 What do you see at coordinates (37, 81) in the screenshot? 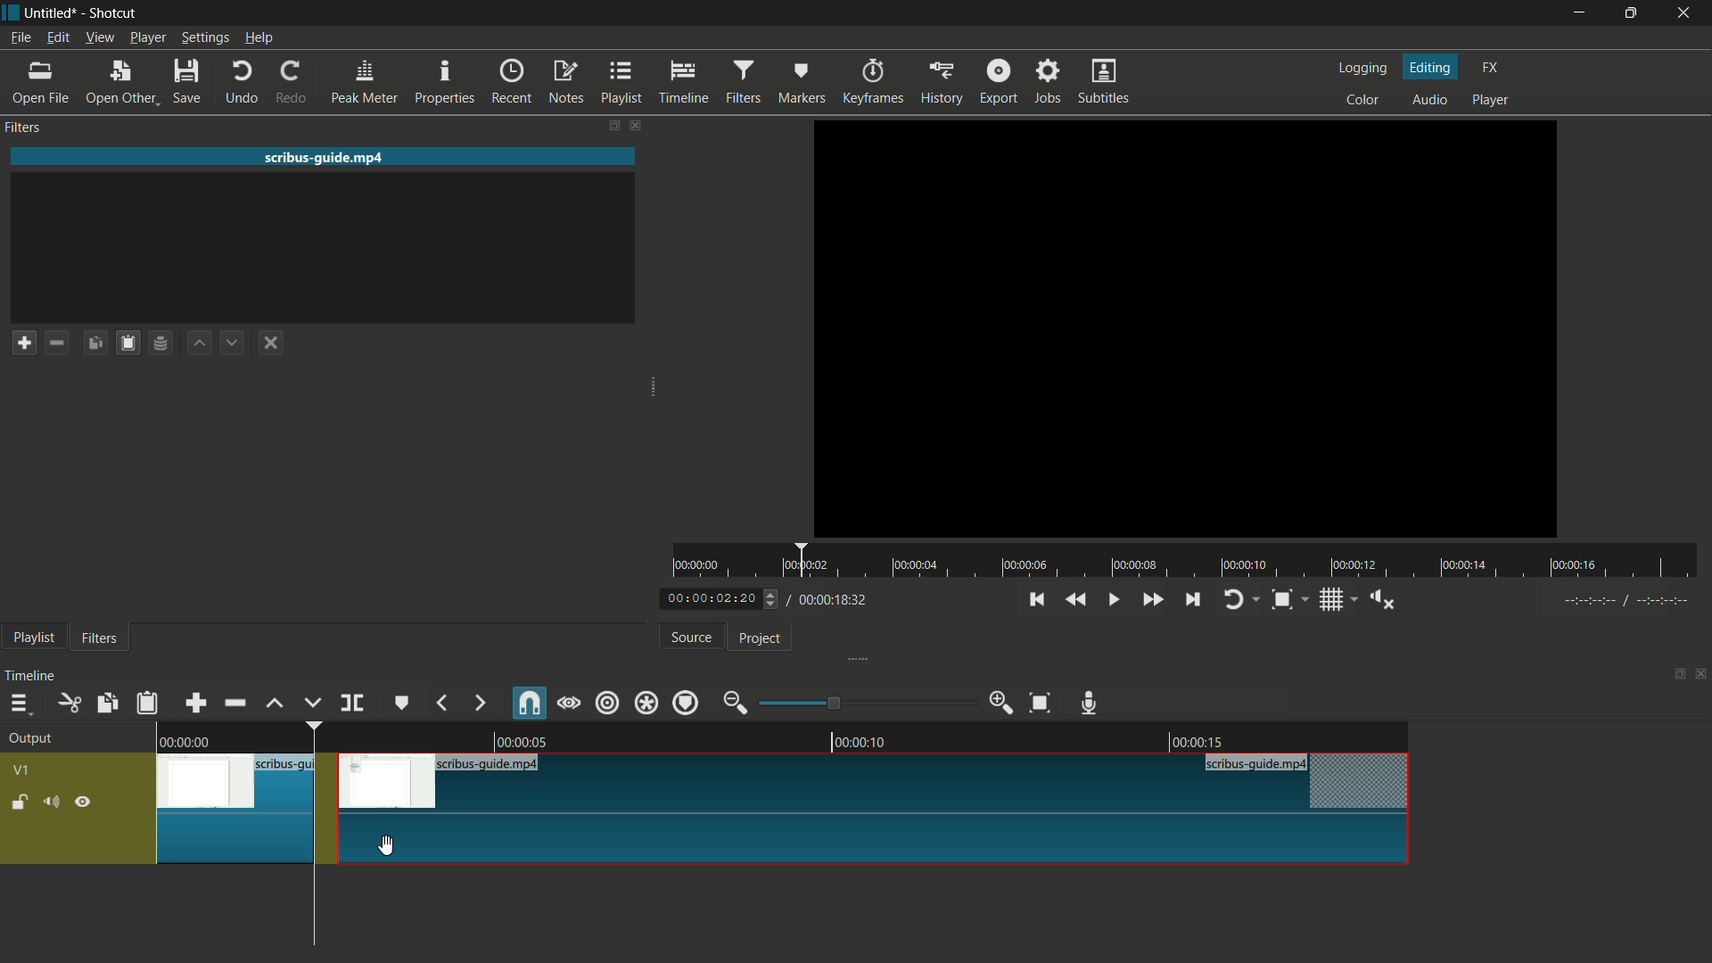
I see `open file` at bounding box center [37, 81].